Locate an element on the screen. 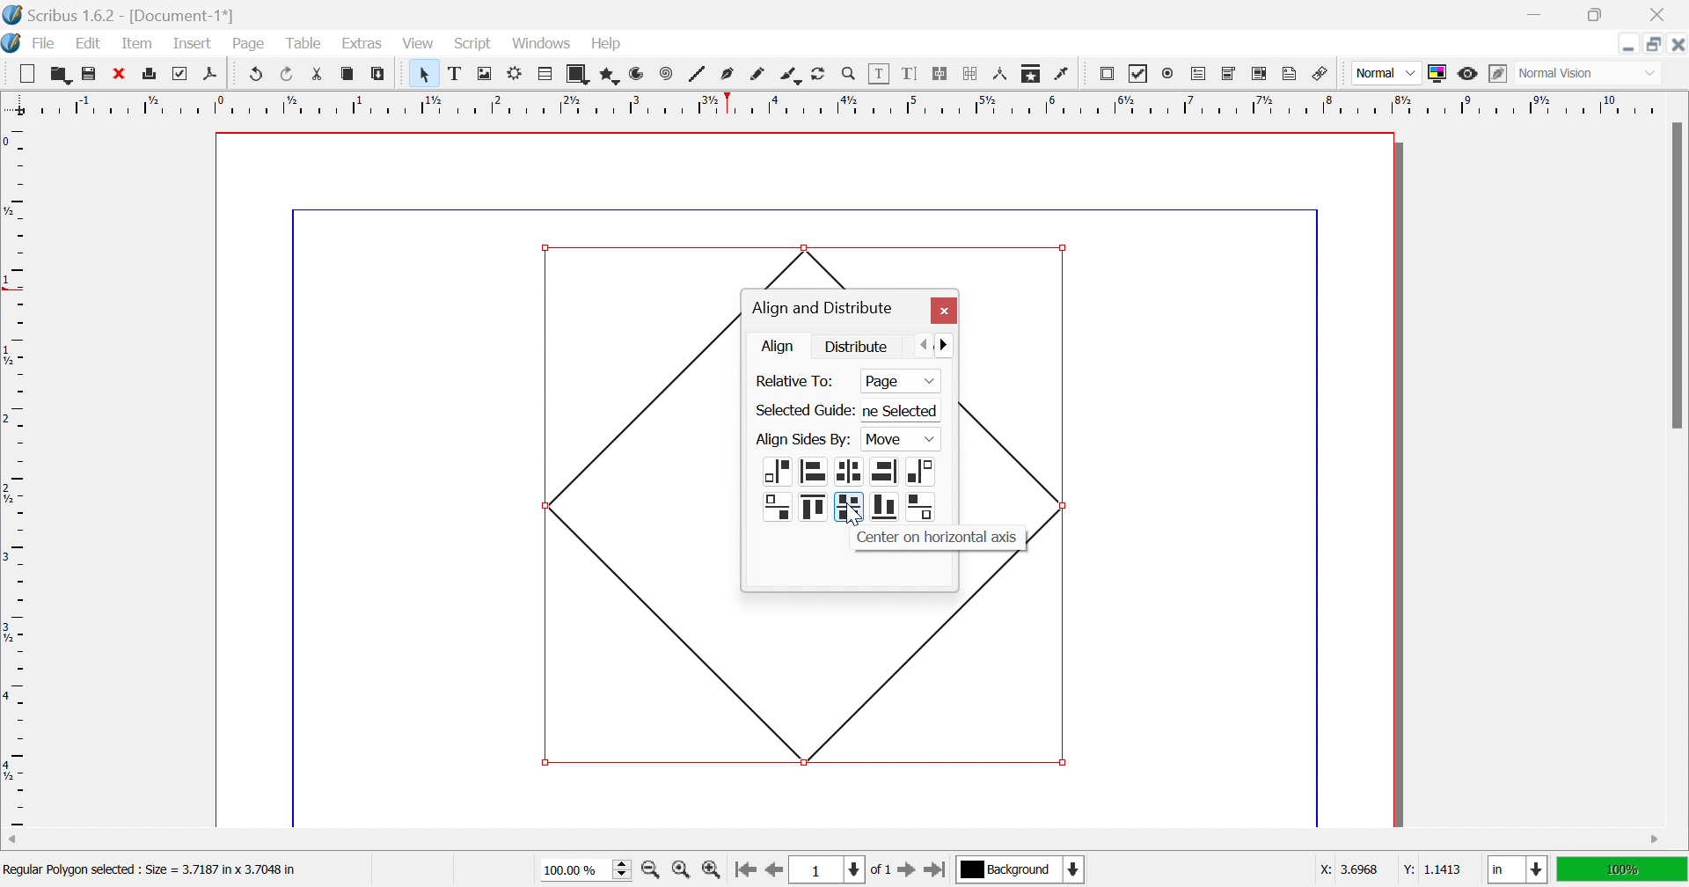 Image resolution: width=1689 pixels, height=887 pixels. Relative To: is located at coordinates (798, 381).